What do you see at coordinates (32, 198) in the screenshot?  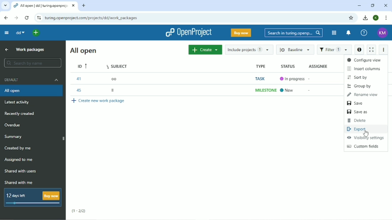 I see `12 days left buy now` at bounding box center [32, 198].